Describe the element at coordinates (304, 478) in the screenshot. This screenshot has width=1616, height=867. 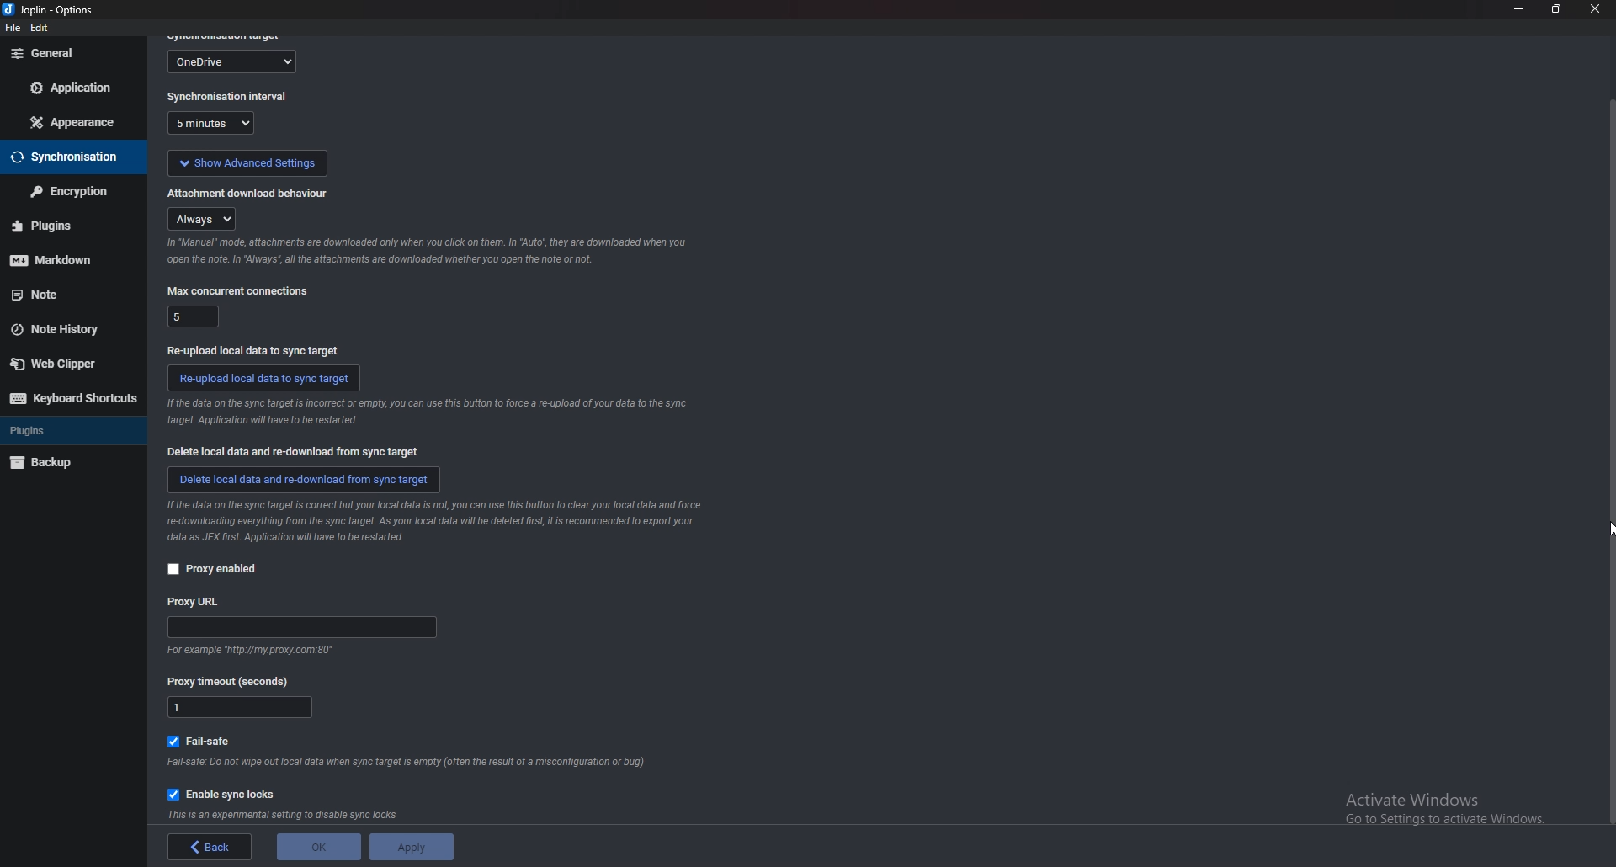
I see `delete local data` at that location.